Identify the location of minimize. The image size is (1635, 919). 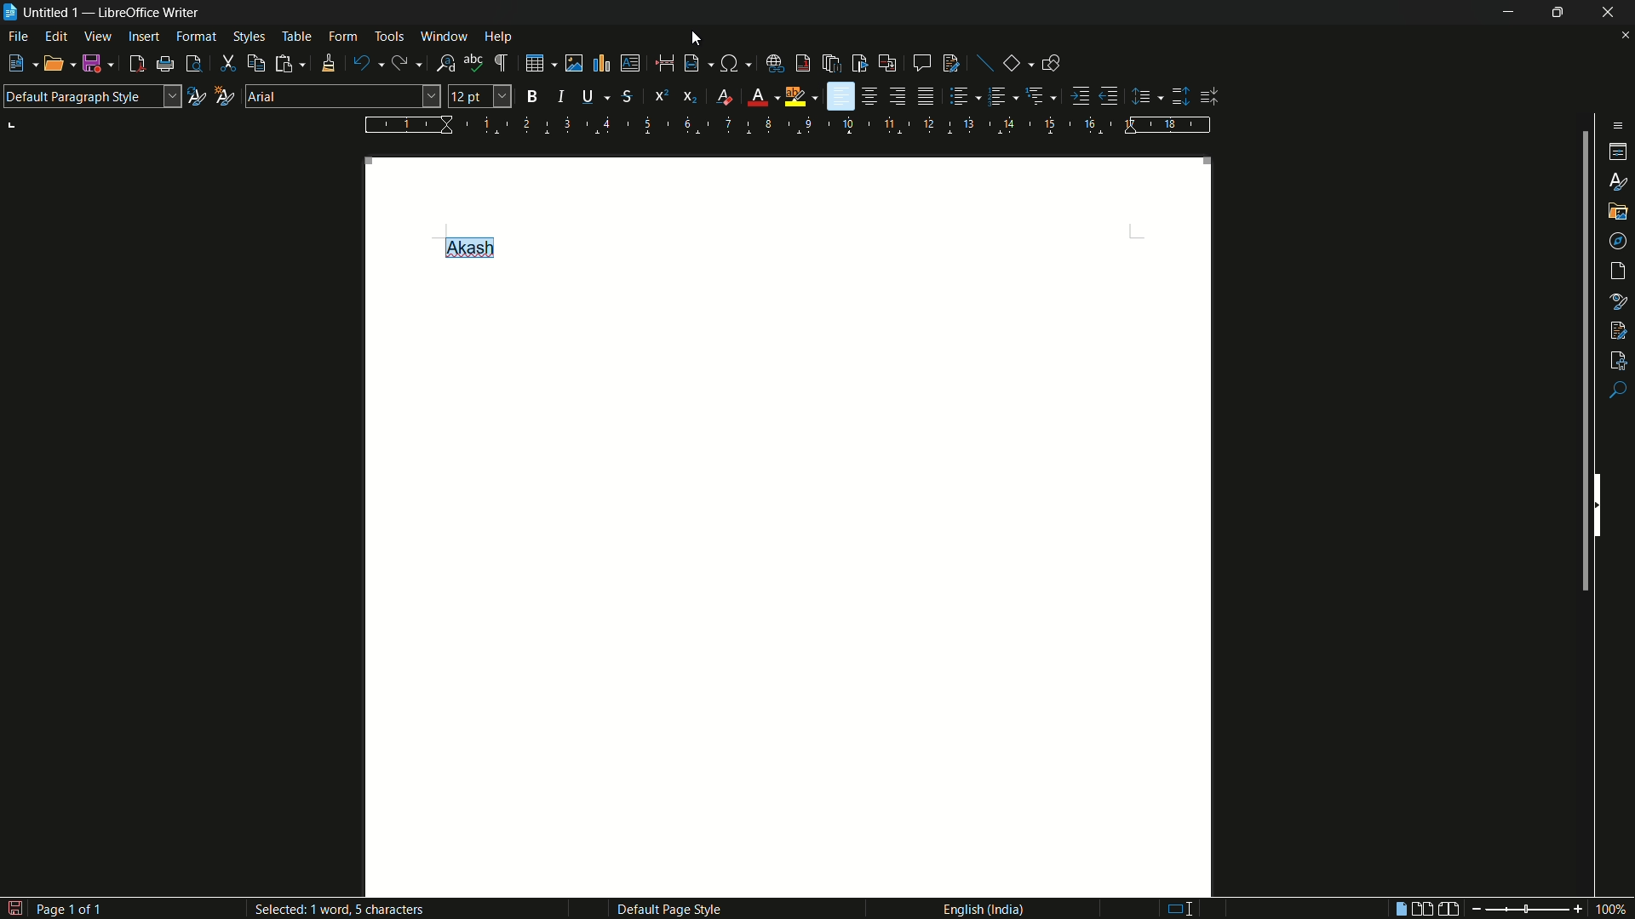
(1503, 12).